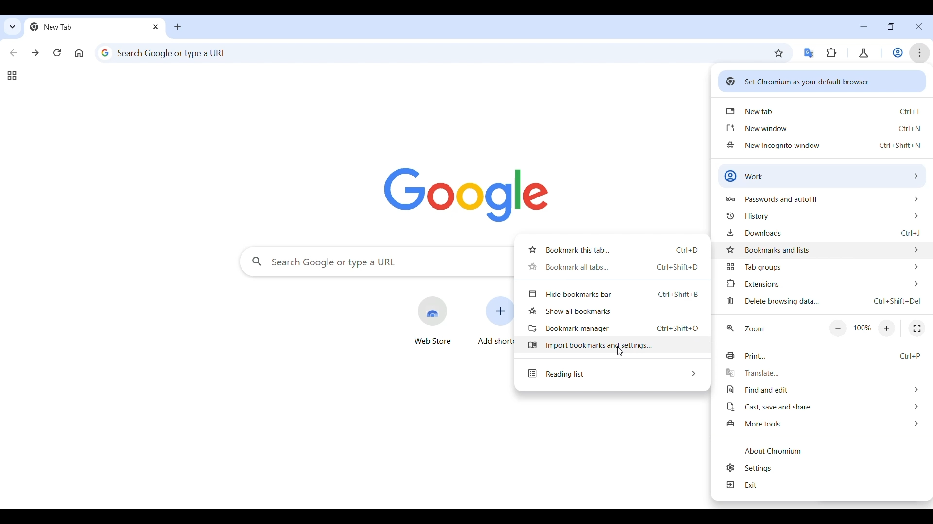 The width and height of the screenshot is (933, 524). What do you see at coordinates (746, 328) in the screenshot?
I see `Zoom` at bounding box center [746, 328].